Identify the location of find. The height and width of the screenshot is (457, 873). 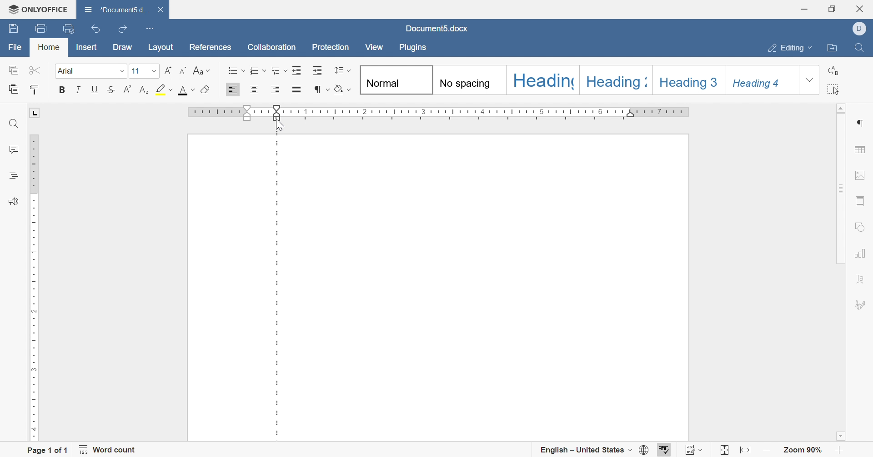
(14, 123).